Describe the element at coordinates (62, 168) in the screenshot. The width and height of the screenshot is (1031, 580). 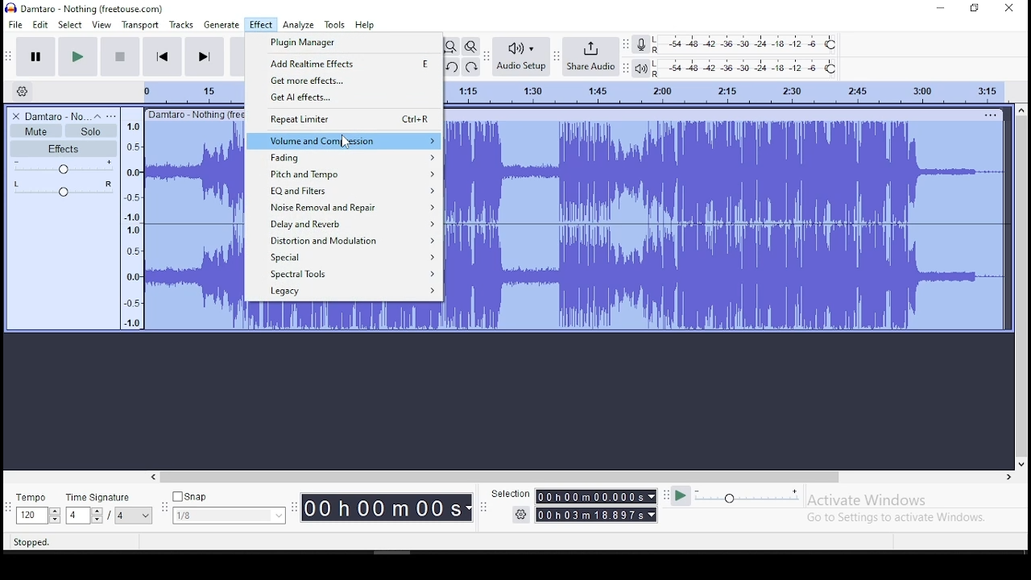
I see `volume` at that location.